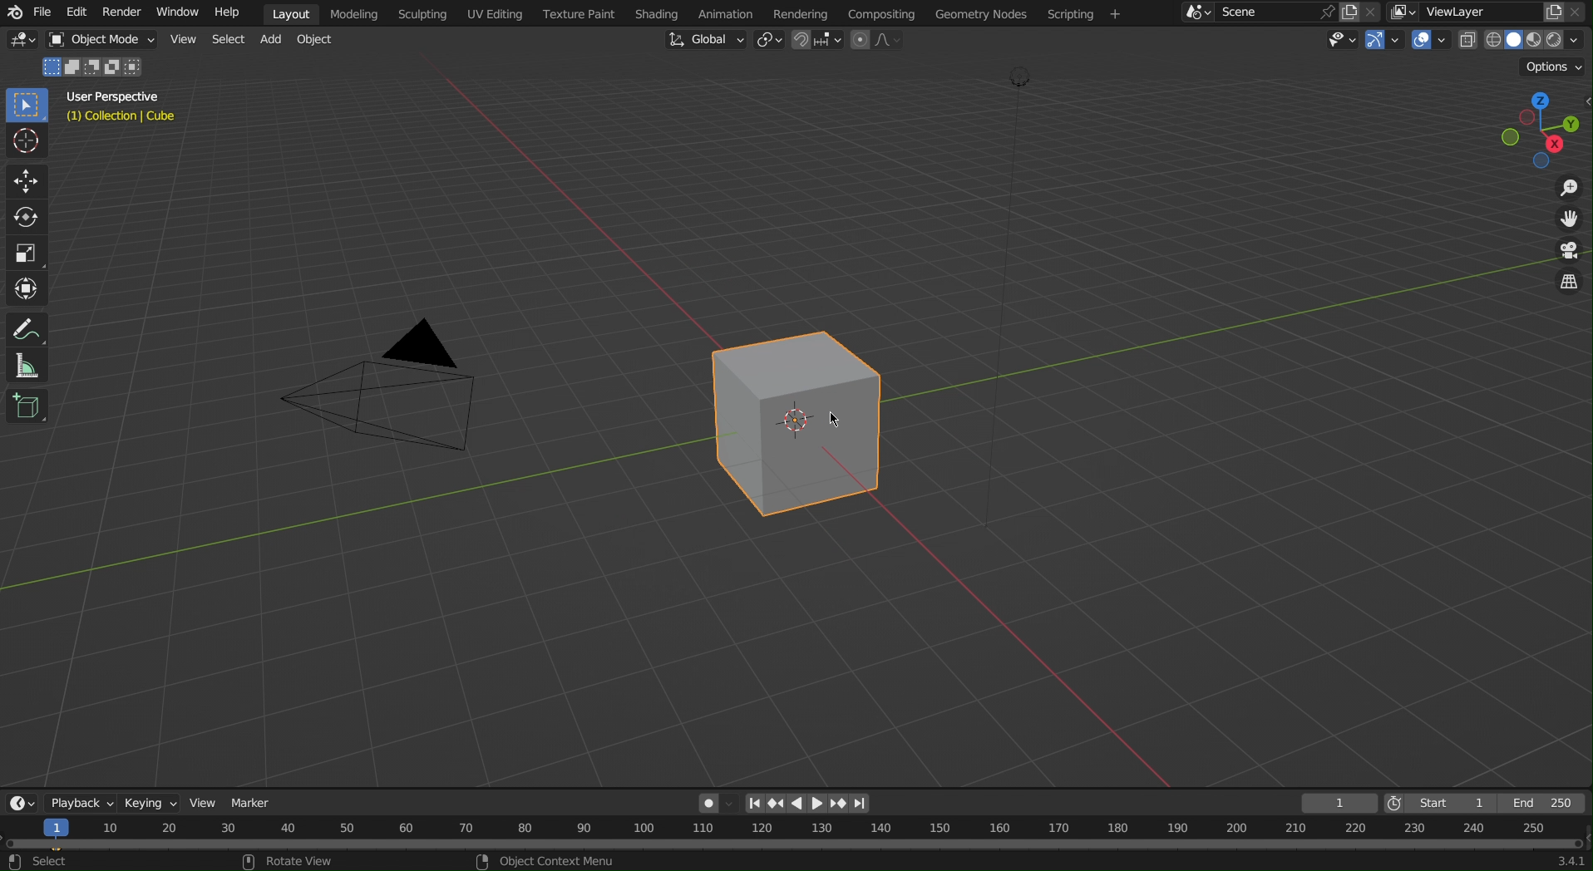 The height and width of the screenshot is (871, 1593). What do you see at coordinates (1444, 802) in the screenshot?
I see `Start` at bounding box center [1444, 802].